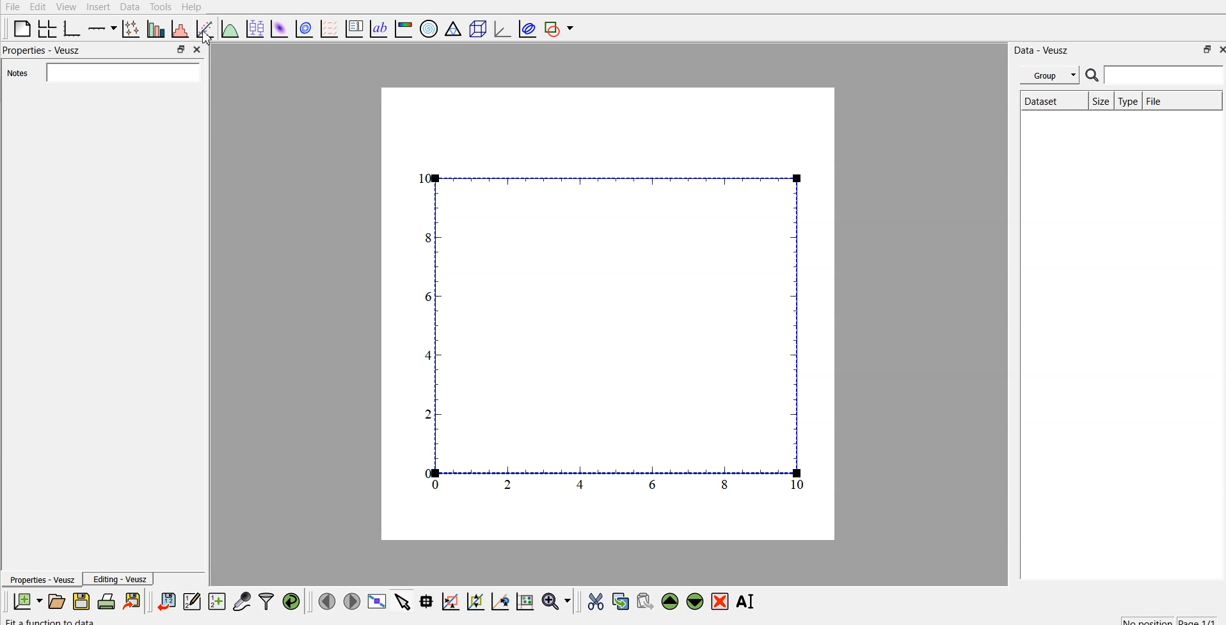 The height and width of the screenshot is (625, 1226). What do you see at coordinates (107, 602) in the screenshot?
I see `print` at bounding box center [107, 602].